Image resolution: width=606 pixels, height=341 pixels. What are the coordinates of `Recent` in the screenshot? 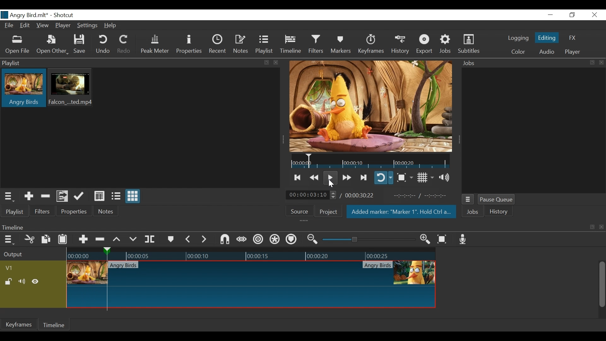 It's located at (219, 45).